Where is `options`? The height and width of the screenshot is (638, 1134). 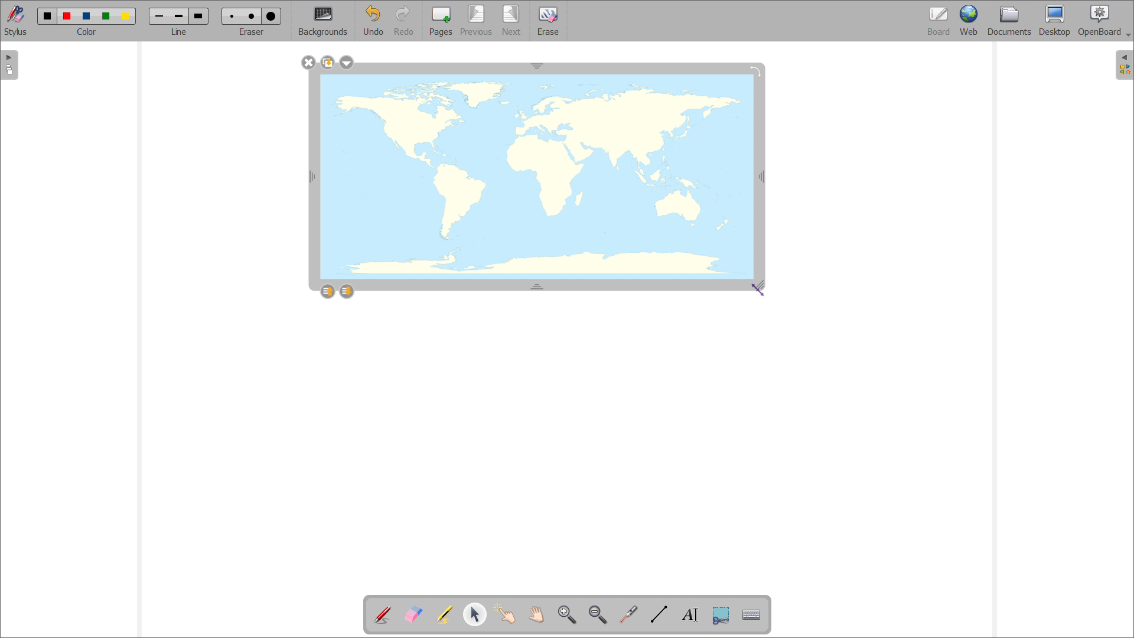 options is located at coordinates (347, 63).